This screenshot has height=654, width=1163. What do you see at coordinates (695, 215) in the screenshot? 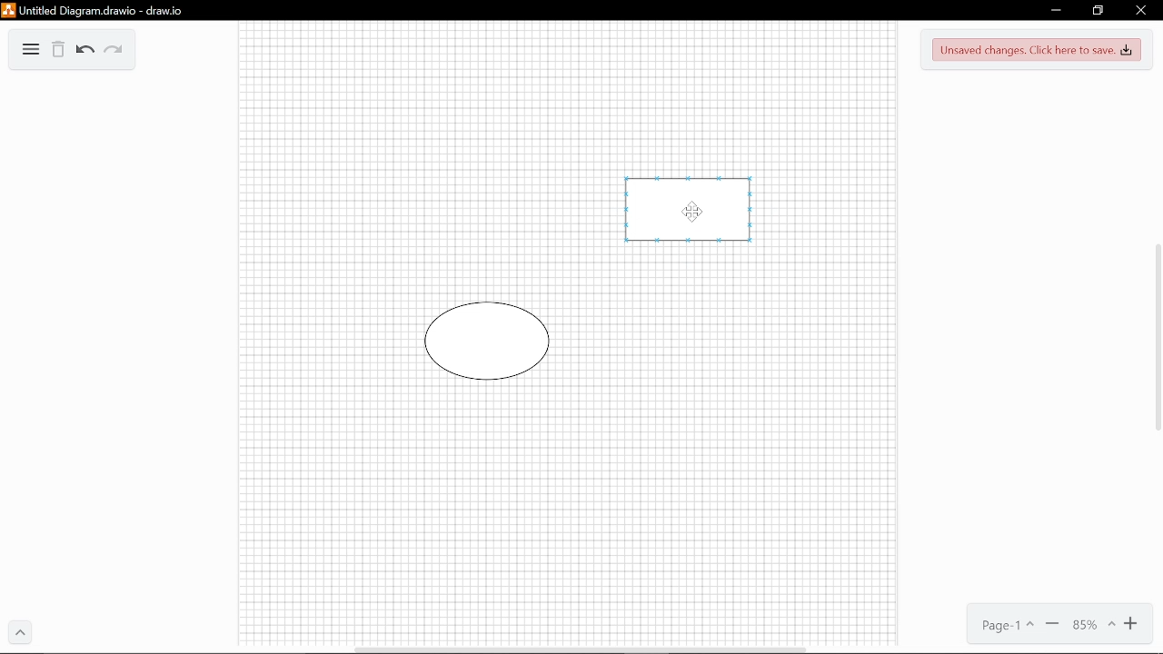
I see `Rectangle shape` at bounding box center [695, 215].